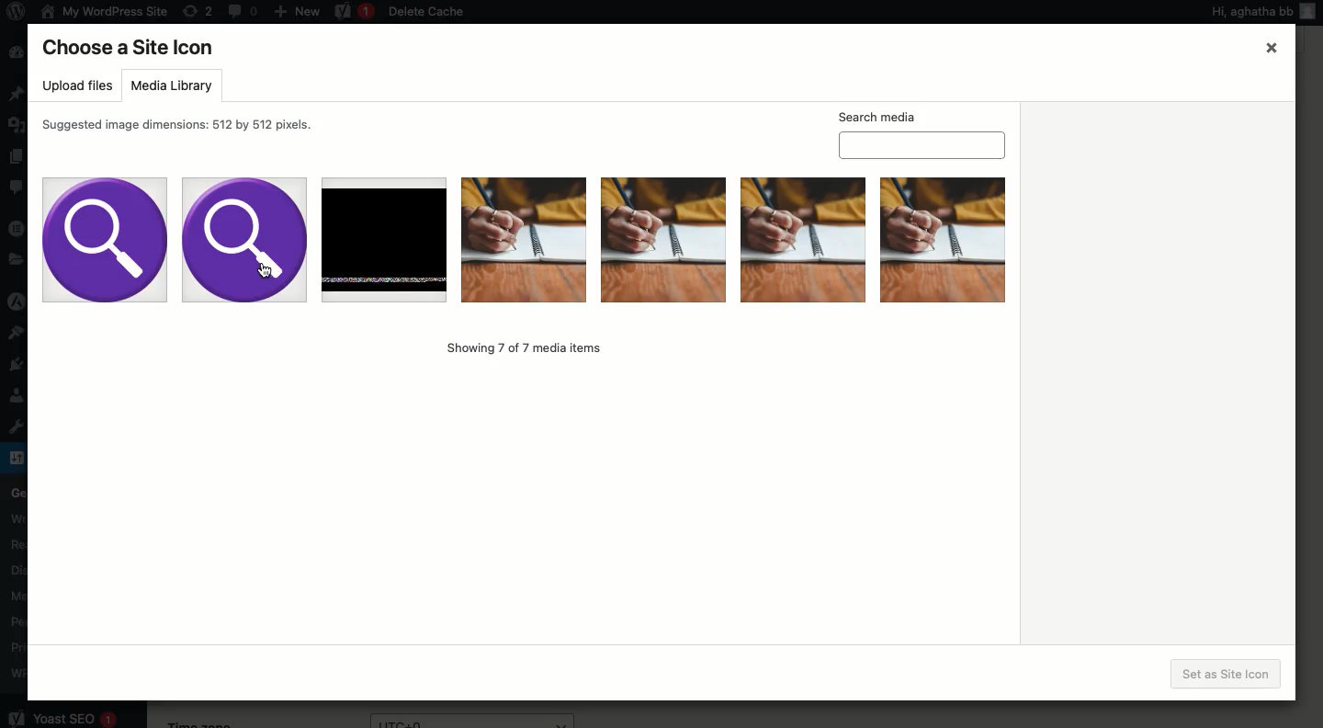  Describe the element at coordinates (352, 12) in the screenshot. I see `Yoast 1` at that location.